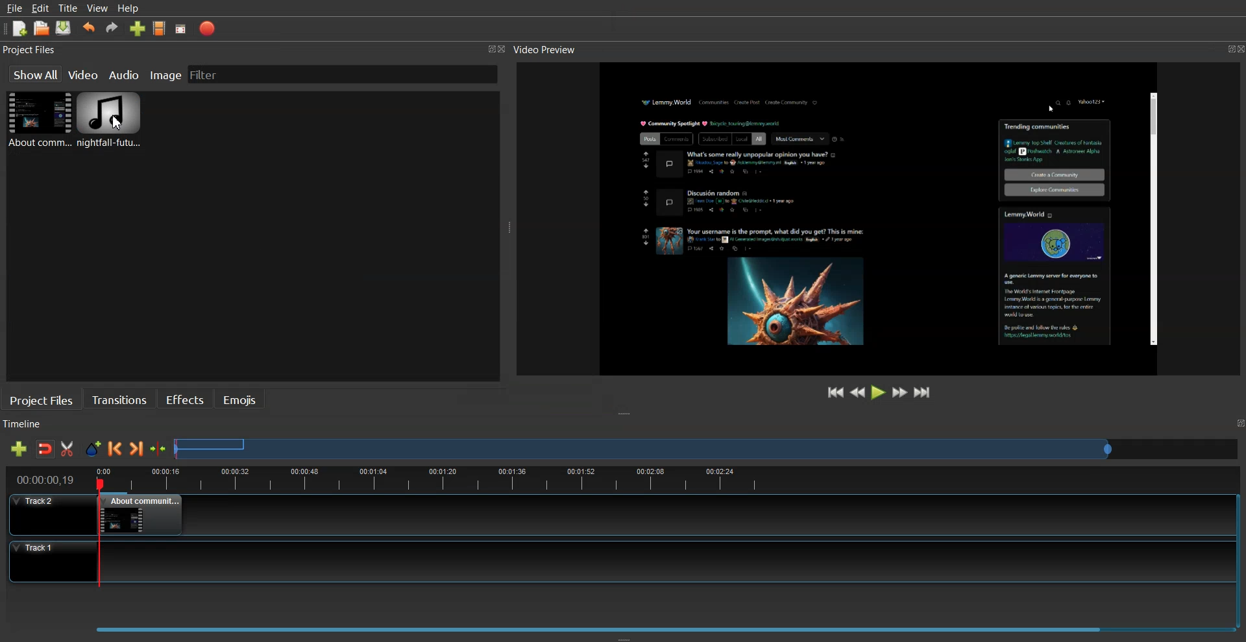  What do you see at coordinates (117, 123) in the screenshot?
I see `Cursor` at bounding box center [117, 123].